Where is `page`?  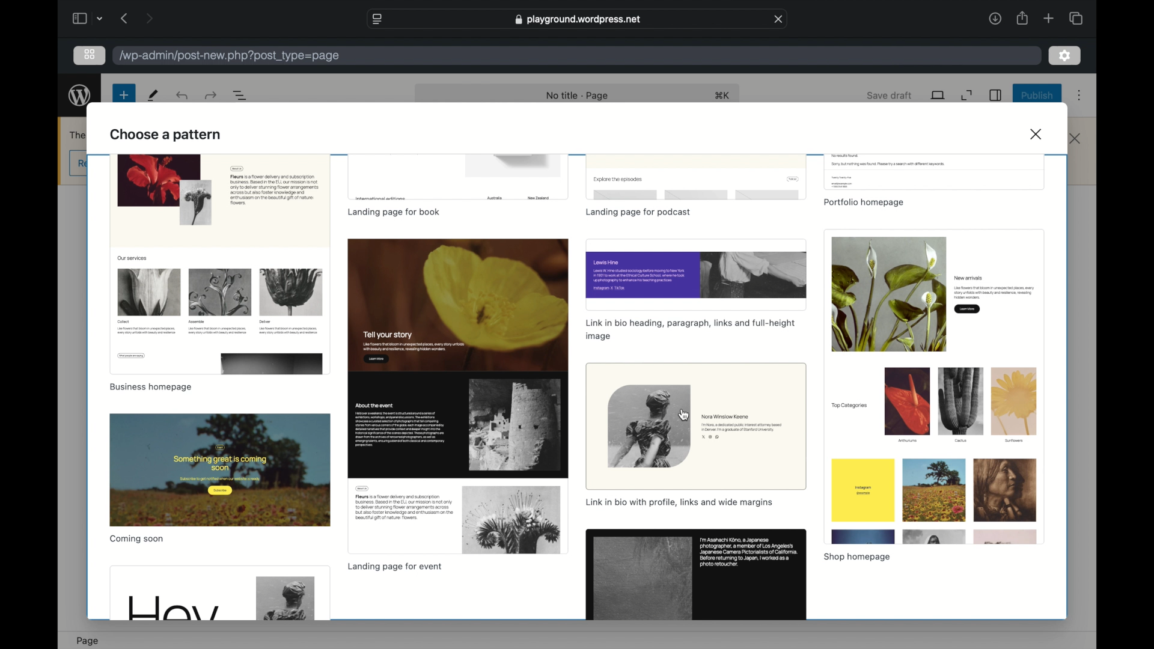
page is located at coordinates (88, 641).